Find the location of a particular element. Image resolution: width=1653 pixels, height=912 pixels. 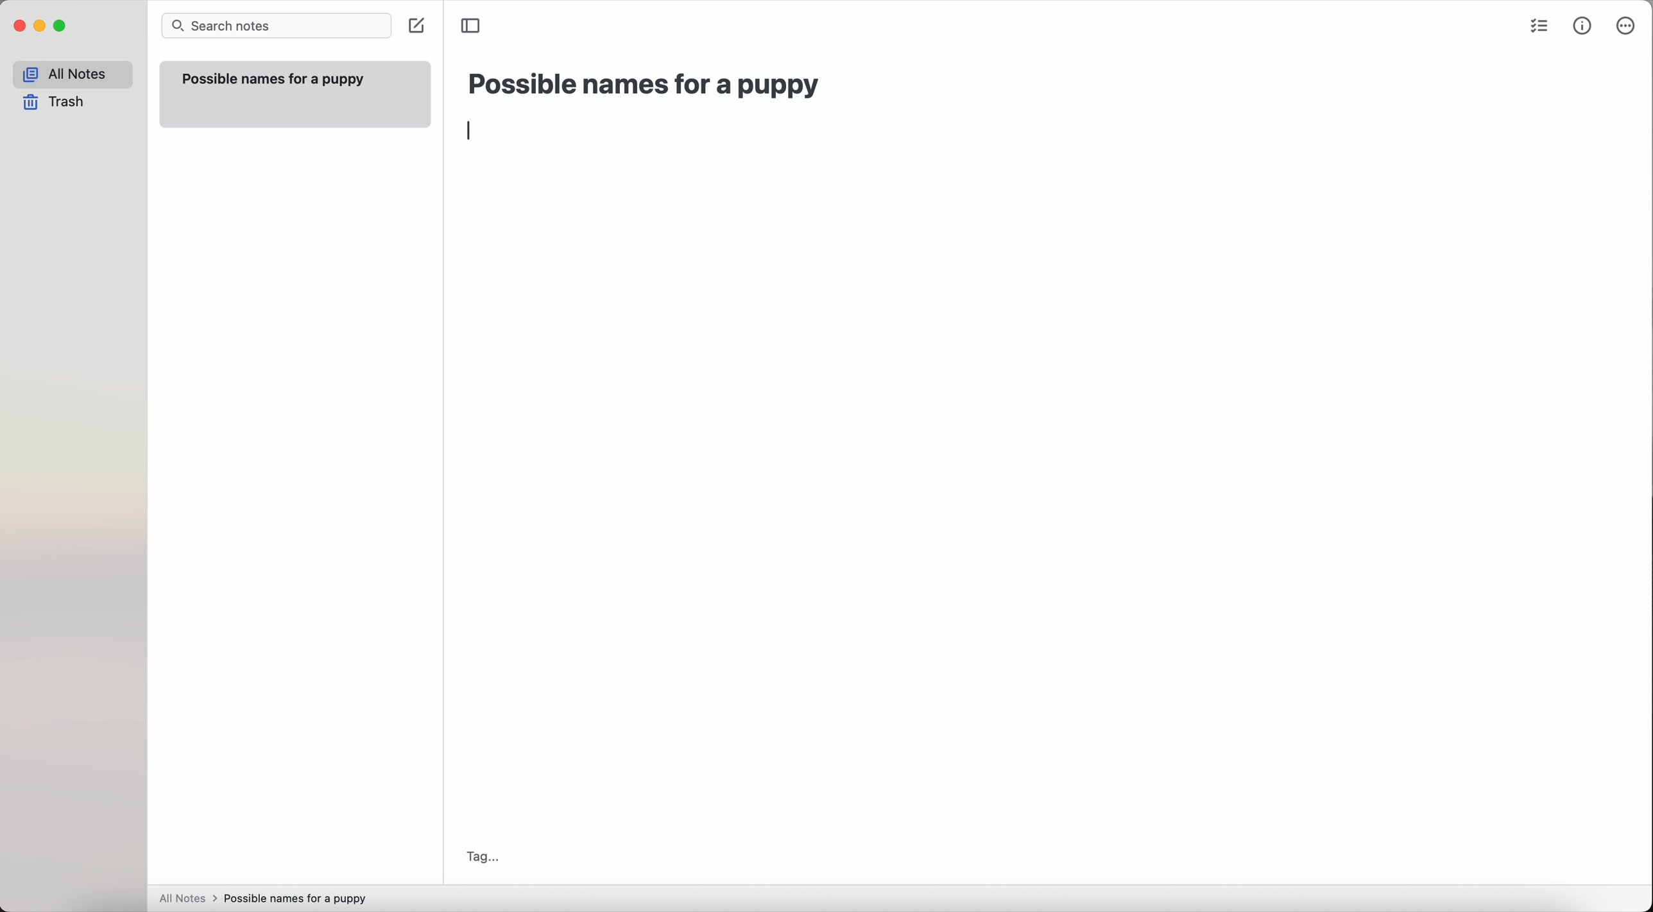

all notes is located at coordinates (73, 74).